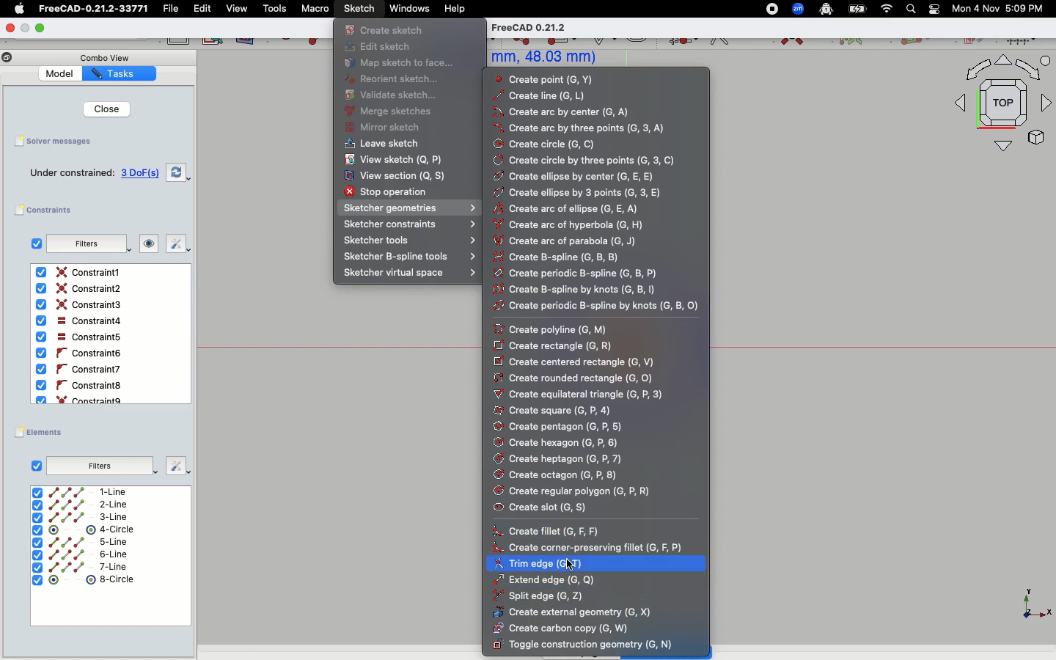 The width and height of the screenshot is (1056, 660). Describe the element at coordinates (584, 645) in the screenshot. I see `Toggle construction geometry (G, N)` at that location.